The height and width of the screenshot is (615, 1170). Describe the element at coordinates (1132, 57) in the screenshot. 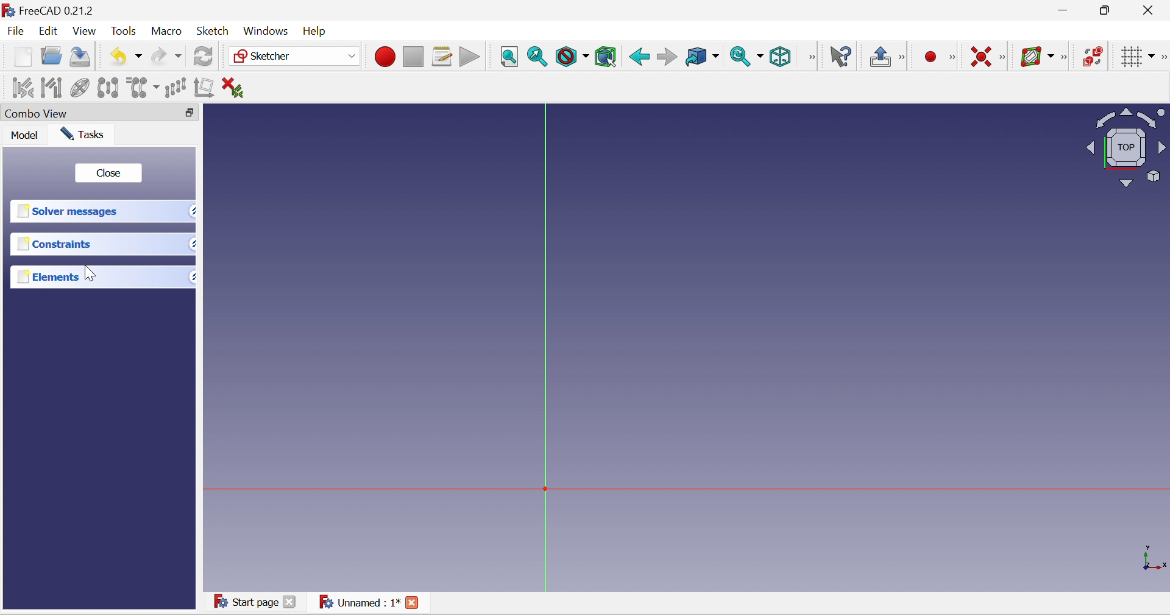

I see `Toggle grid` at that location.